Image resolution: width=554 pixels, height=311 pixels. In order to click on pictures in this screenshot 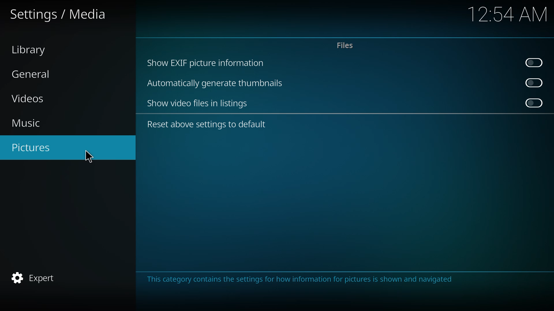, I will do `click(36, 147)`.